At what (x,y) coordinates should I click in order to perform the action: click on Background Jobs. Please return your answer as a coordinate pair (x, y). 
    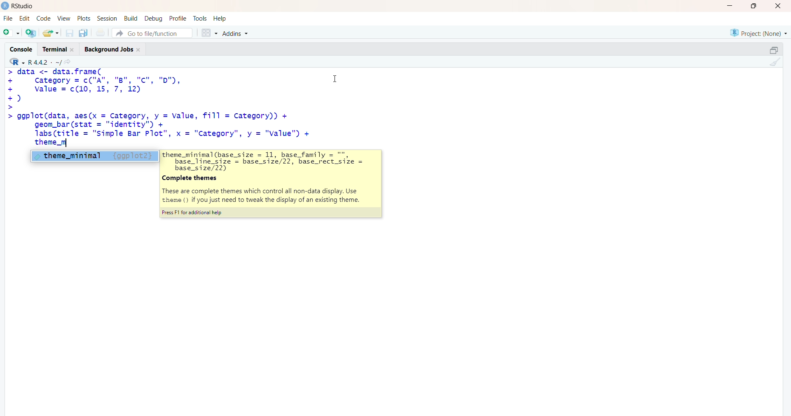
    Looking at the image, I should click on (112, 48).